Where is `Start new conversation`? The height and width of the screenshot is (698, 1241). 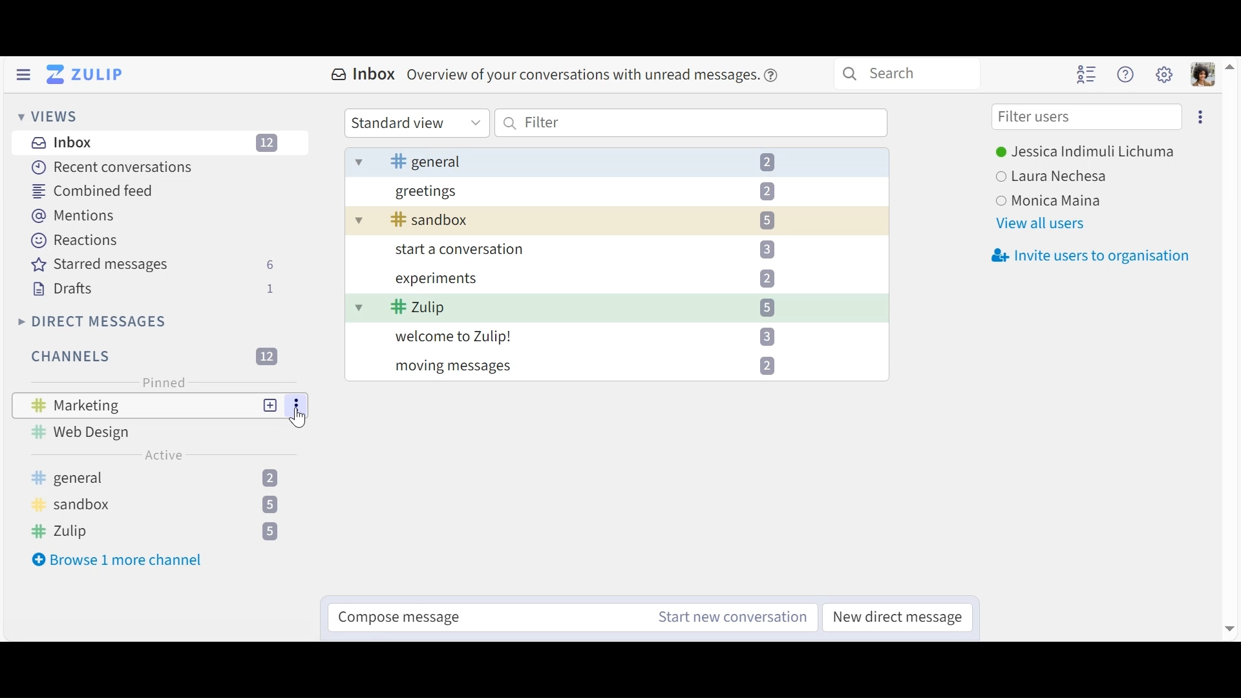
Start new conversation is located at coordinates (723, 616).